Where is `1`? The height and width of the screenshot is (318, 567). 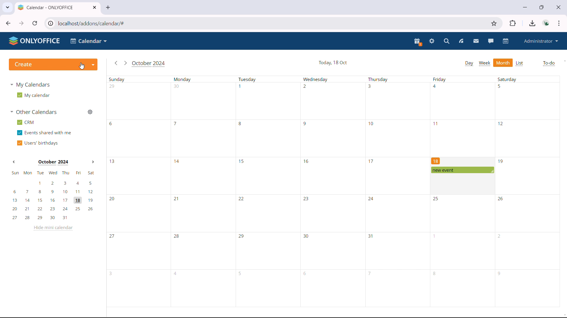
1 is located at coordinates (240, 86).